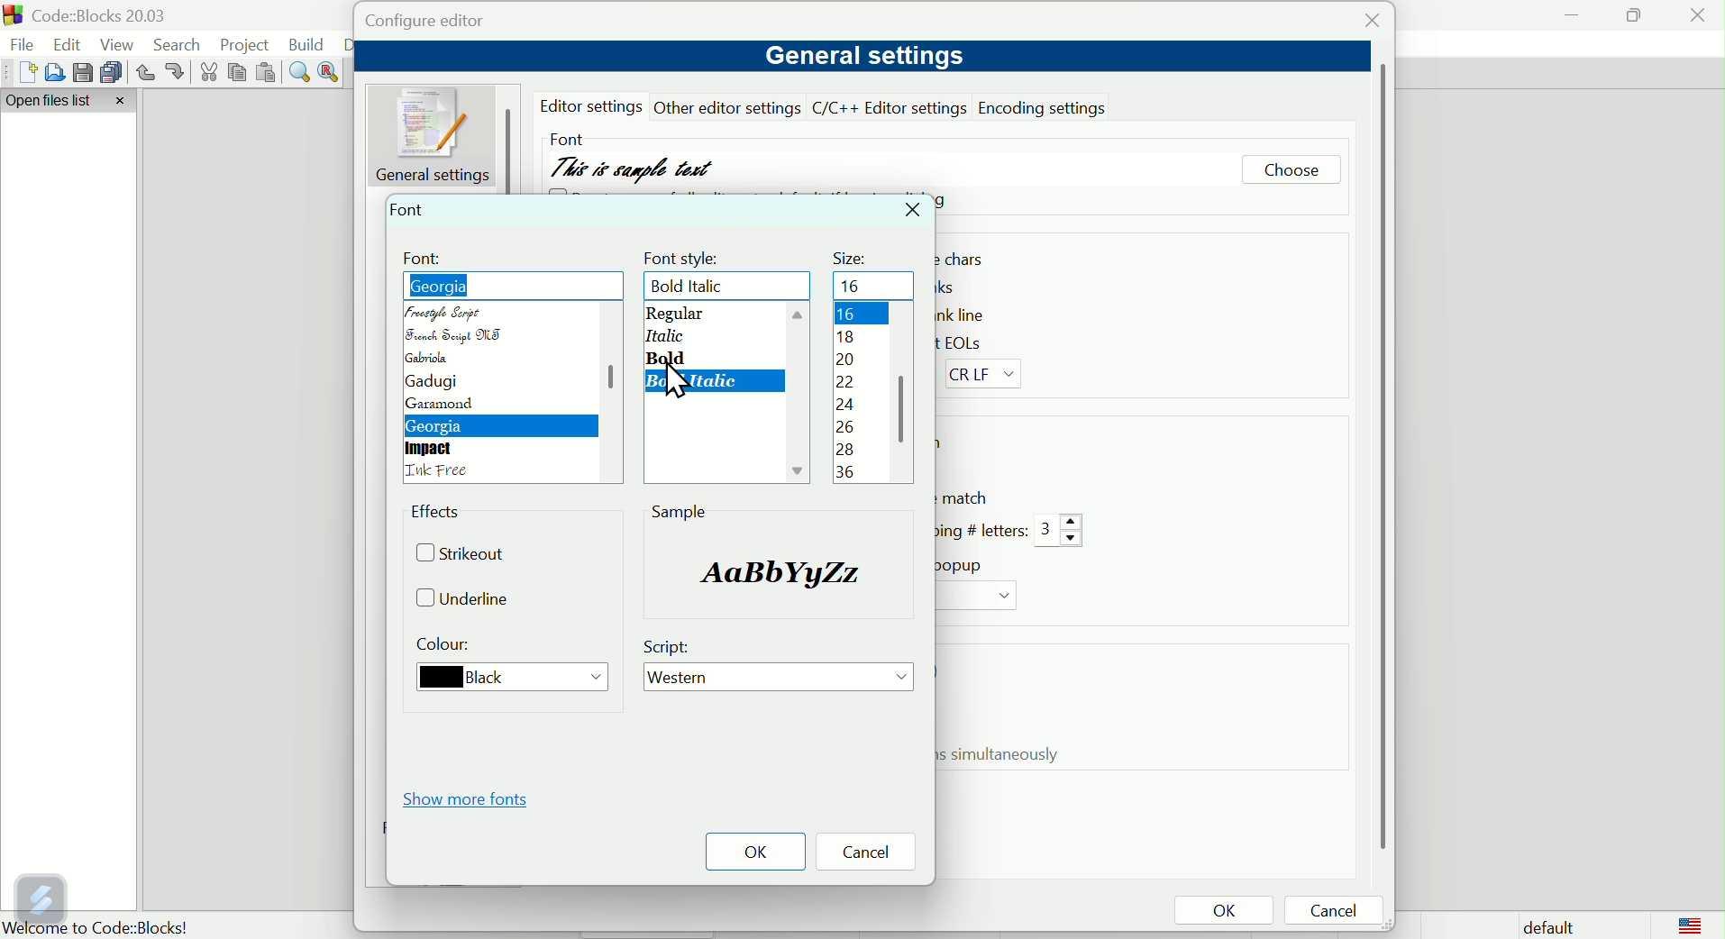 The width and height of the screenshot is (1725, 939). I want to click on Garamond, so click(443, 406).